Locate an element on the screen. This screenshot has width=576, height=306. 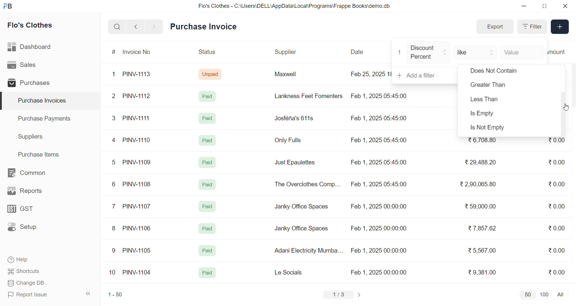
₹0.00 is located at coordinates (556, 228).